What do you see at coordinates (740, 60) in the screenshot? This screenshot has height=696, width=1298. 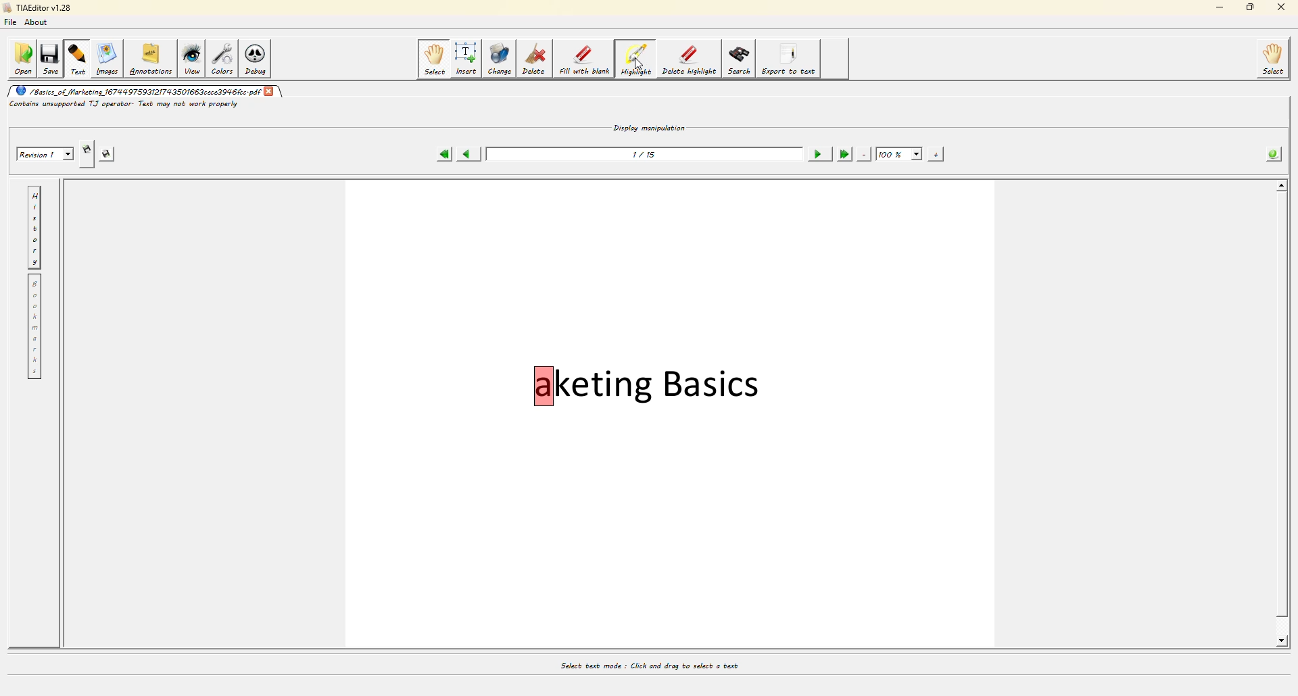 I see `search` at bounding box center [740, 60].